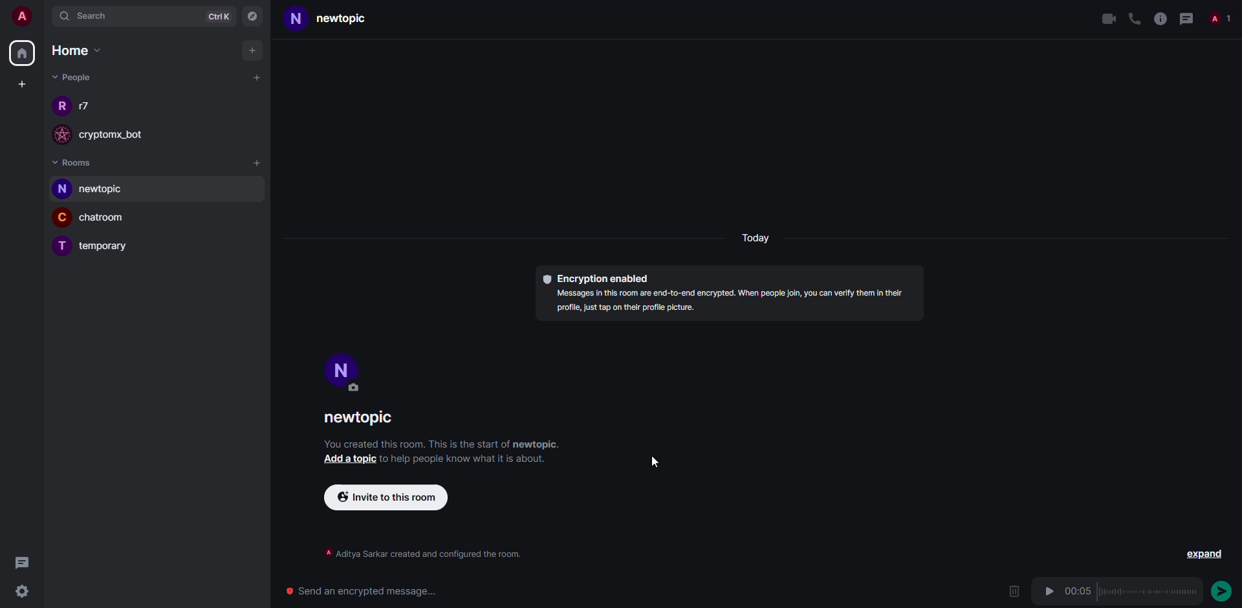 This screenshot has height=608, width=1242. What do you see at coordinates (389, 497) in the screenshot?
I see `invite` at bounding box center [389, 497].